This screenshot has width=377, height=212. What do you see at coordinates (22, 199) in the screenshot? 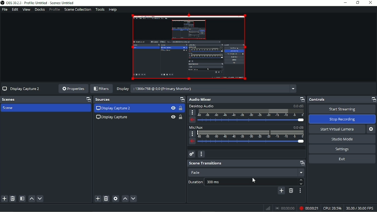
I see `Open scene filters` at bounding box center [22, 199].